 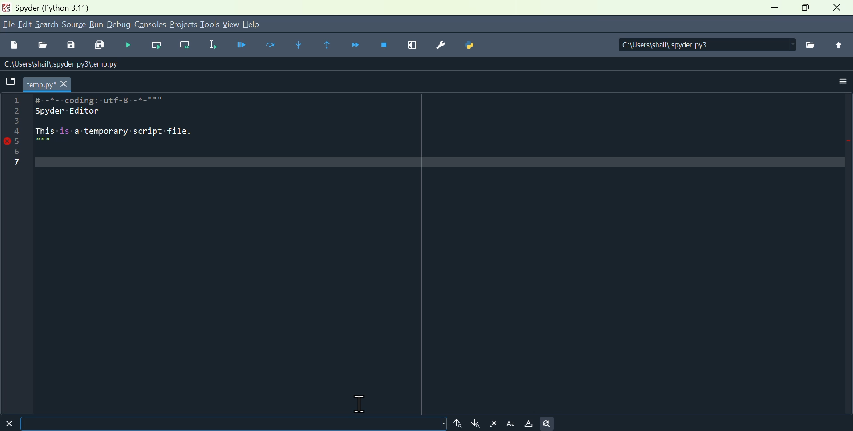 What do you see at coordinates (474, 423) in the screenshot?
I see `Find next` at bounding box center [474, 423].